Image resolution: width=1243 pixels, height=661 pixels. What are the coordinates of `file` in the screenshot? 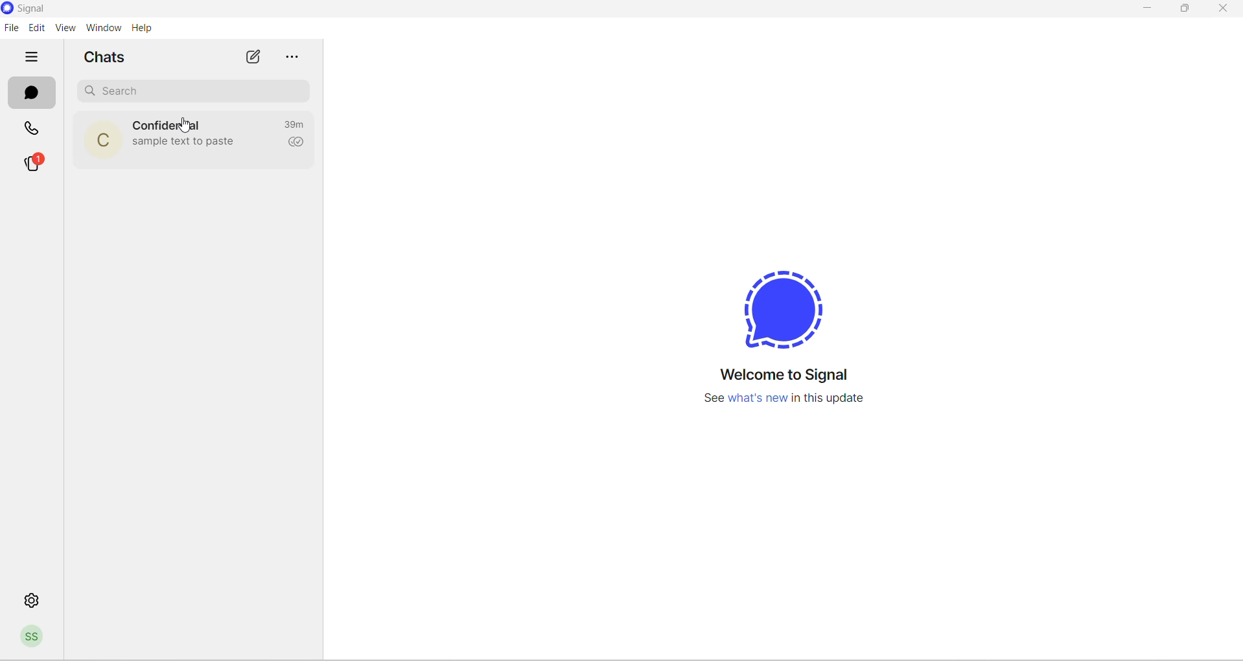 It's located at (10, 29).